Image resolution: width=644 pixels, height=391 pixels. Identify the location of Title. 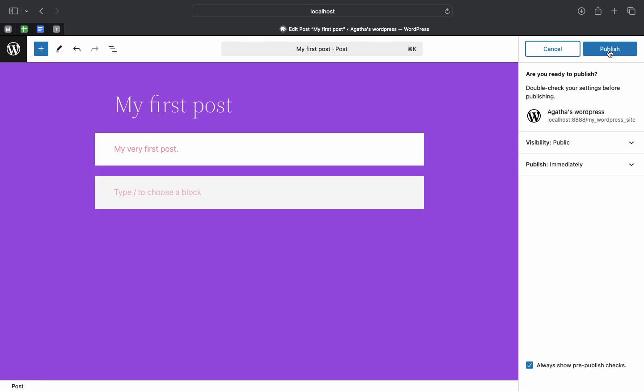
(179, 106).